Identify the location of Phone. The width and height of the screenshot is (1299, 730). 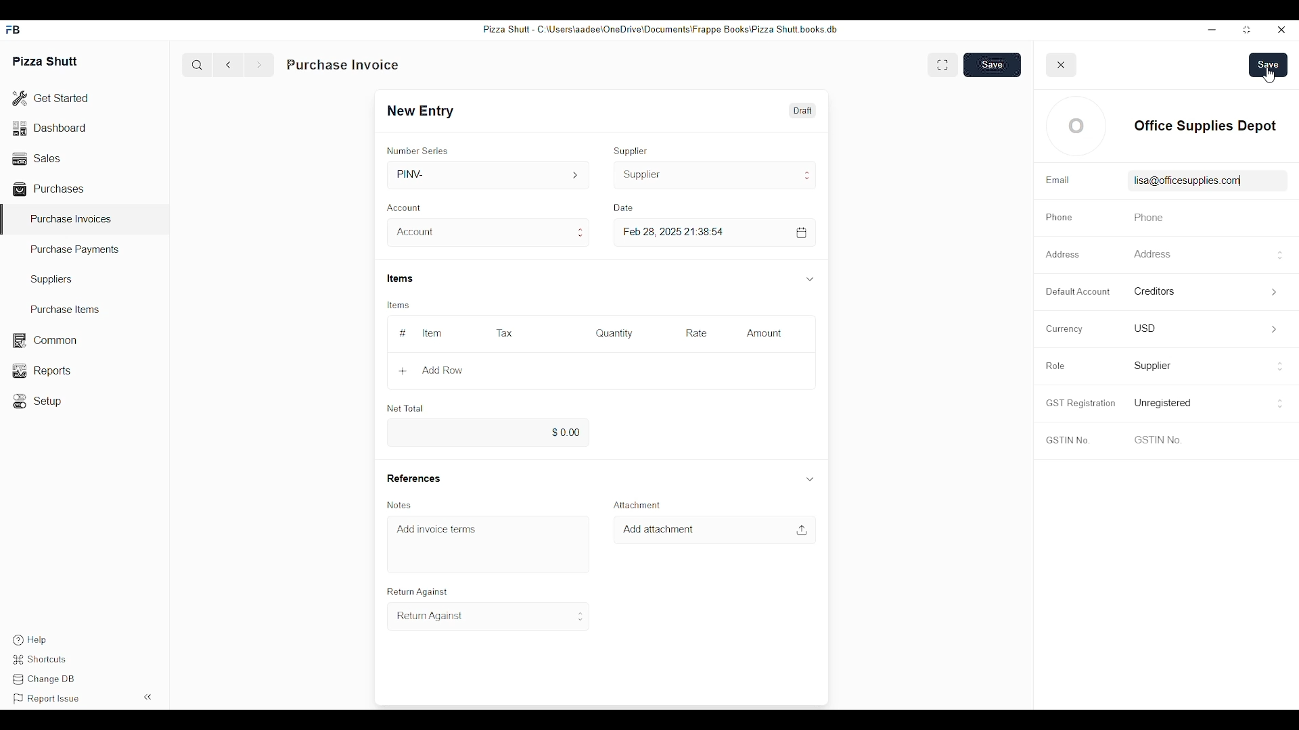
(1145, 218).